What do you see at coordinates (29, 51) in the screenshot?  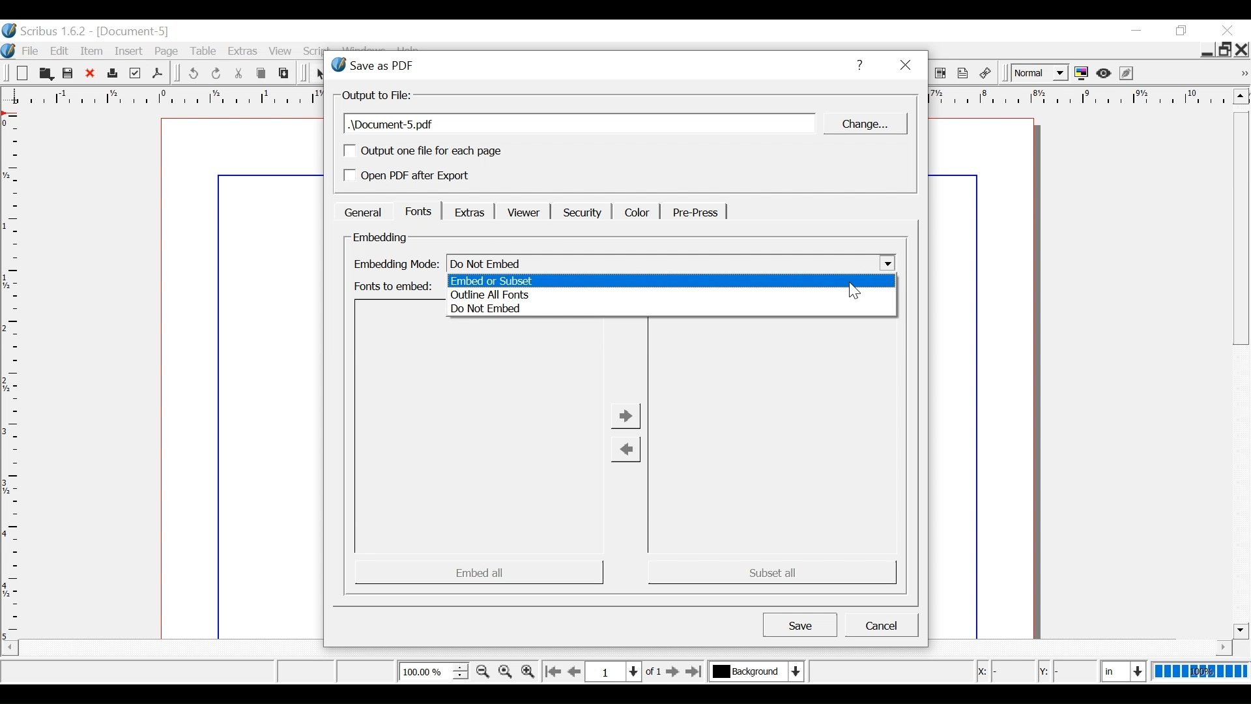 I see `File` at bounding box center [29, 51].